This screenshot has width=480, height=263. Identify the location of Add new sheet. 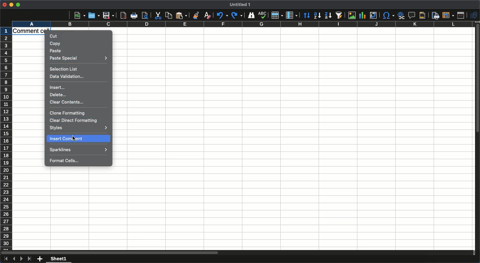
(39, 259).